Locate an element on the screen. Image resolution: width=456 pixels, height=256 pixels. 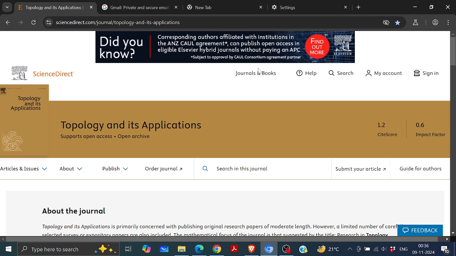
3Topology“and itsApplications logo is located at coordinates (24, 122).